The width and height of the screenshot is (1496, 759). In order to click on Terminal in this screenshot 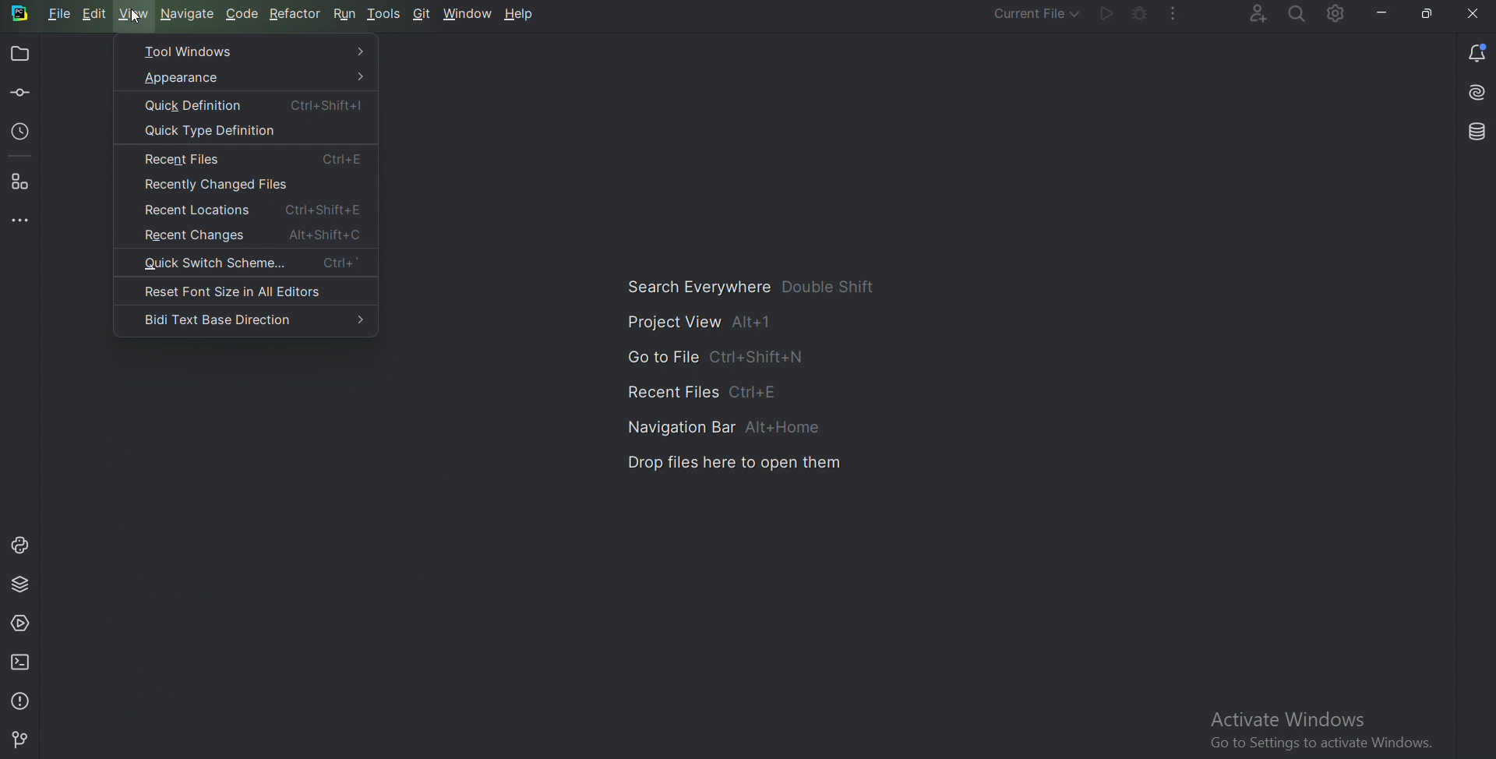, I will do `click(22, 663)`.